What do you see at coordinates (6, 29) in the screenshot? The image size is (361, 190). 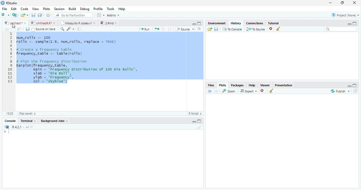 I see `Previous Source Location` at bounding box center [6, 29].